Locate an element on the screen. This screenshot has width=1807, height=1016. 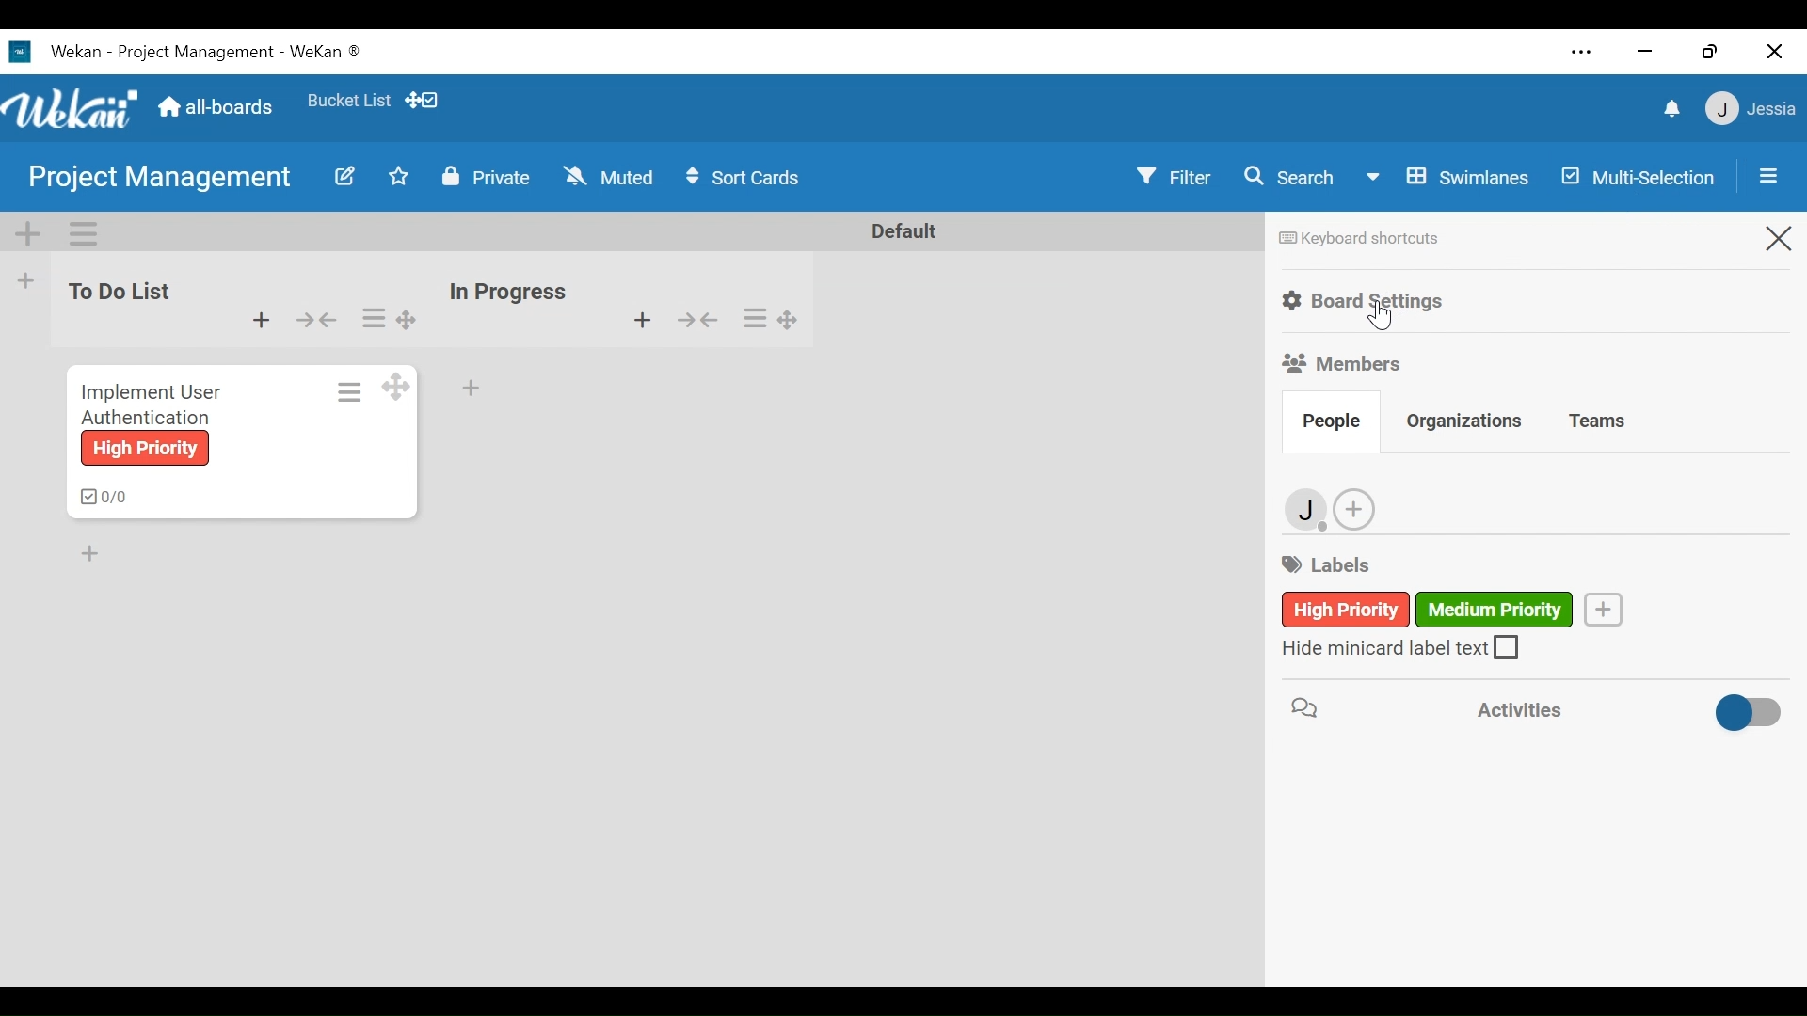
list Name is located at coordinates (506, 292).